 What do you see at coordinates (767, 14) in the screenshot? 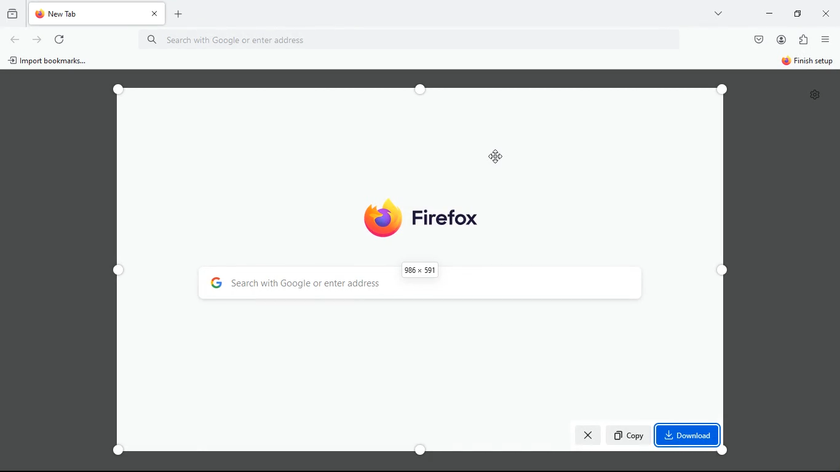
I see `minimize` at bounding box center [767, 14].